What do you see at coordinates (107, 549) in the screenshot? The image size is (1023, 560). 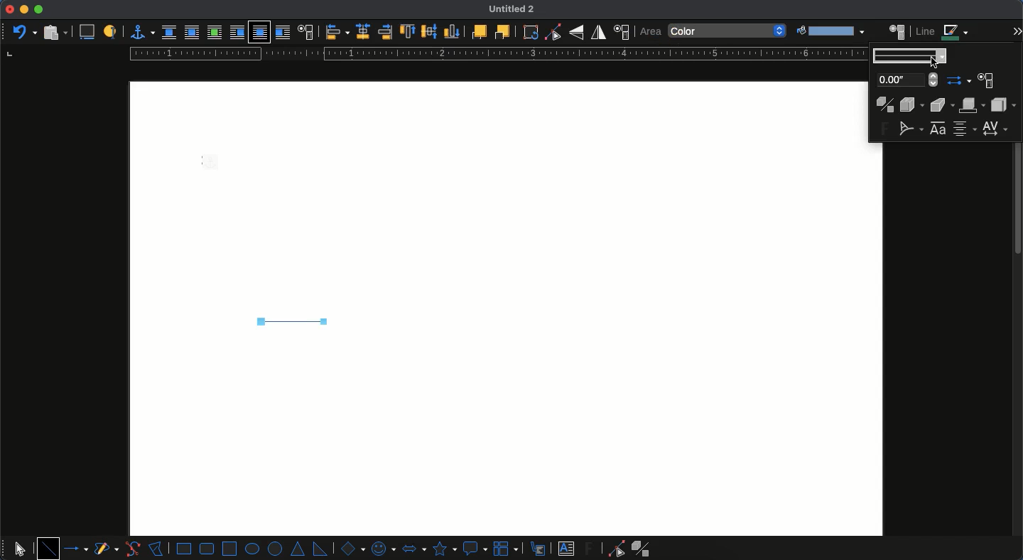 I see `curves and polygons` at bounding box center [107, 549].